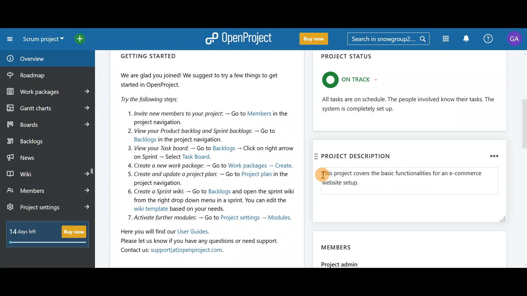  I want to click on Buy now, so click(318, 39).